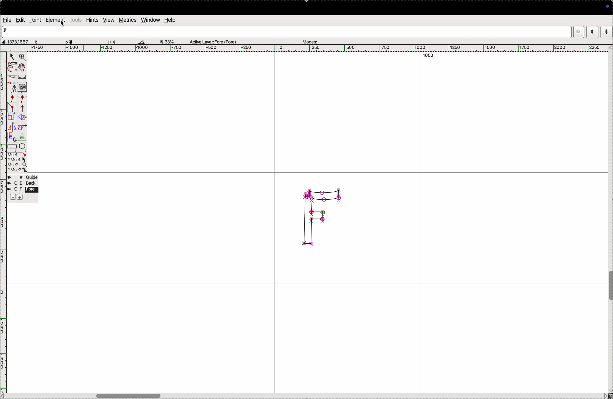 Image resolution: width=613 pixels, height=399 pixels. Describe the element at coordinates (8, 20) in the screenshot. I see `file` at that location.